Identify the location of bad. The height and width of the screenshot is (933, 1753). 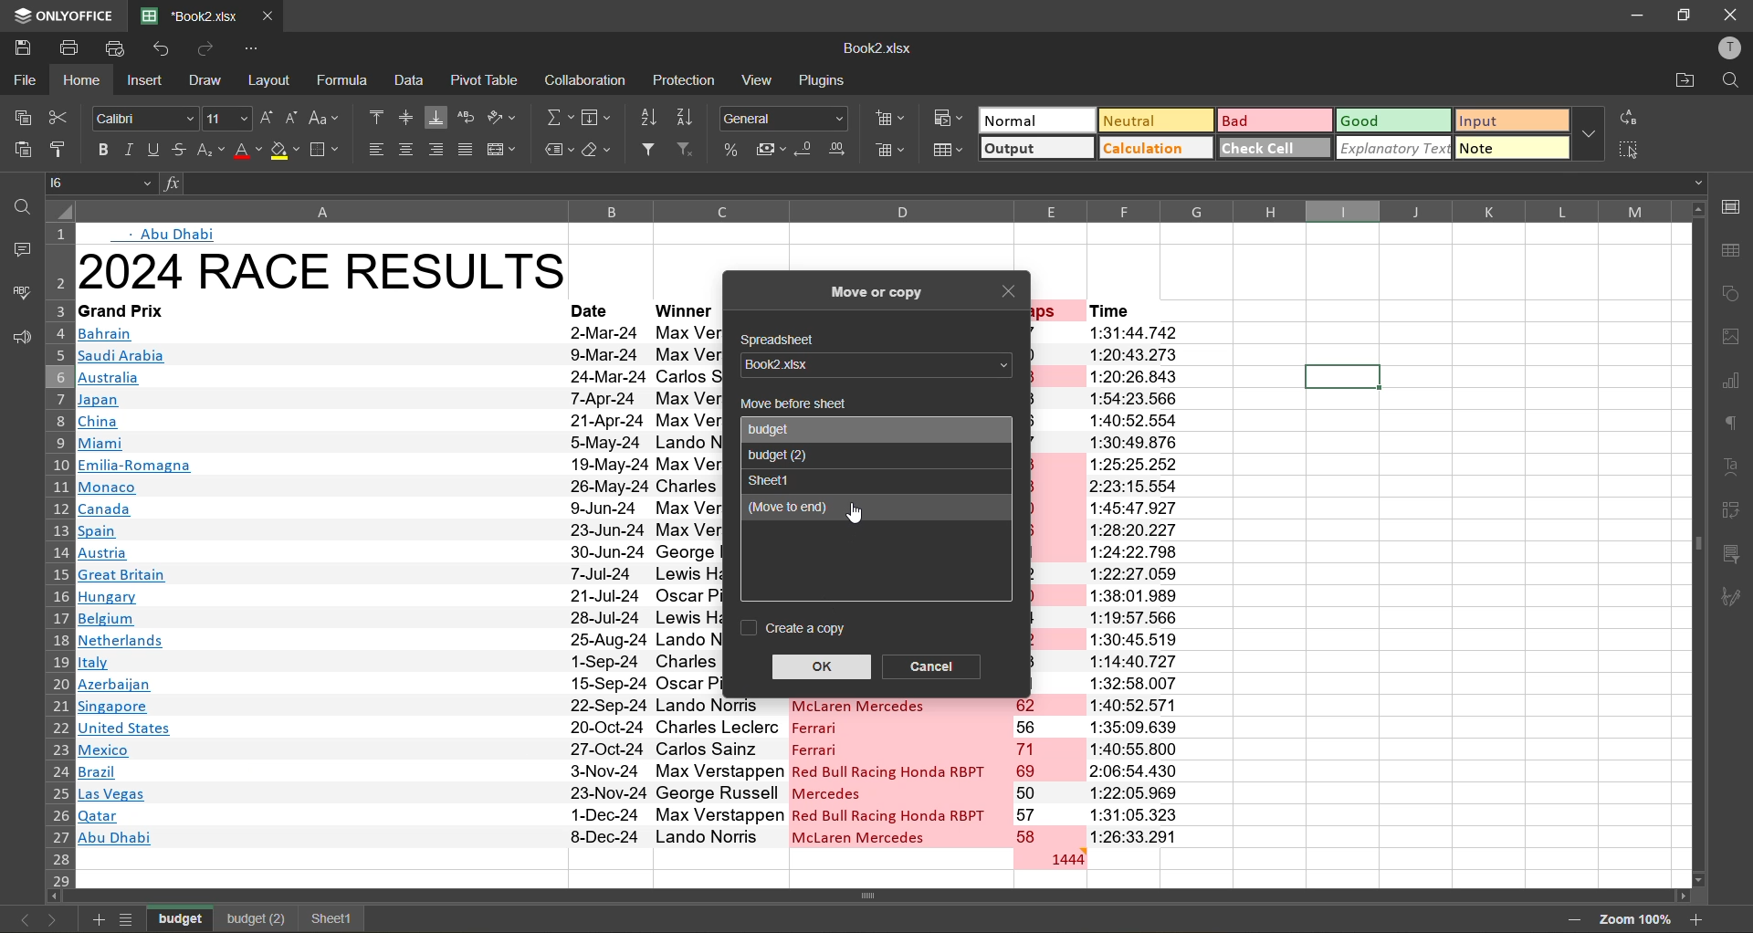
(1272, 120).